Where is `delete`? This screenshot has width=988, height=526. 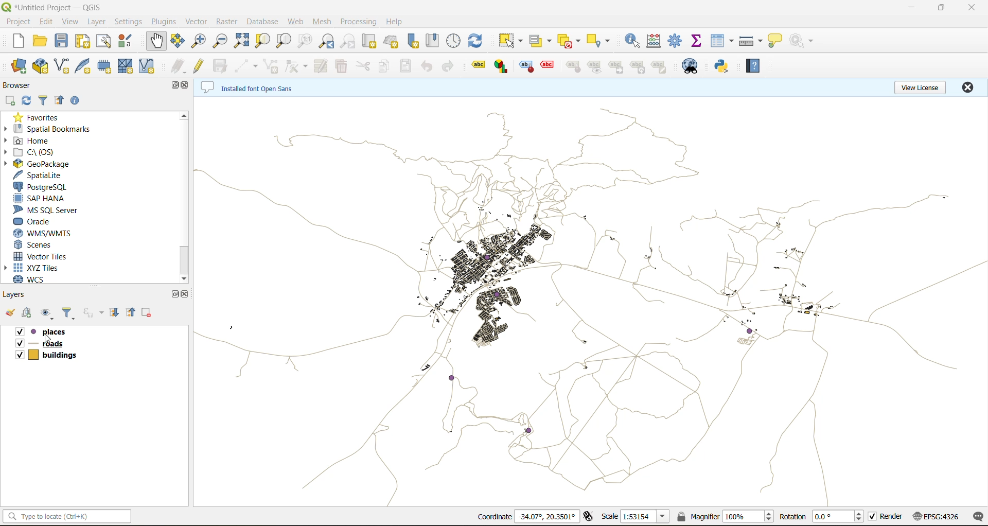
delete is located at coordinates (341, 67).